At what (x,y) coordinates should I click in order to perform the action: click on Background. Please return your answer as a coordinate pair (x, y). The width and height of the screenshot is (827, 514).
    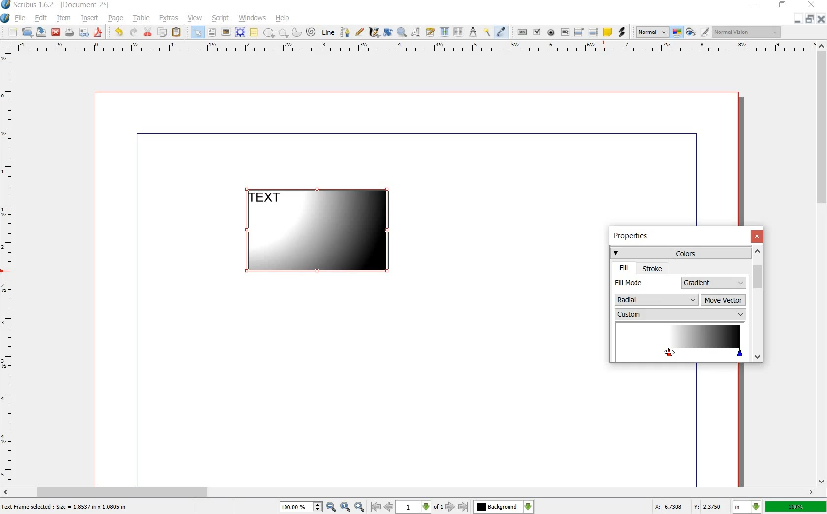
    Looking at the image, I should click on (504, 507).